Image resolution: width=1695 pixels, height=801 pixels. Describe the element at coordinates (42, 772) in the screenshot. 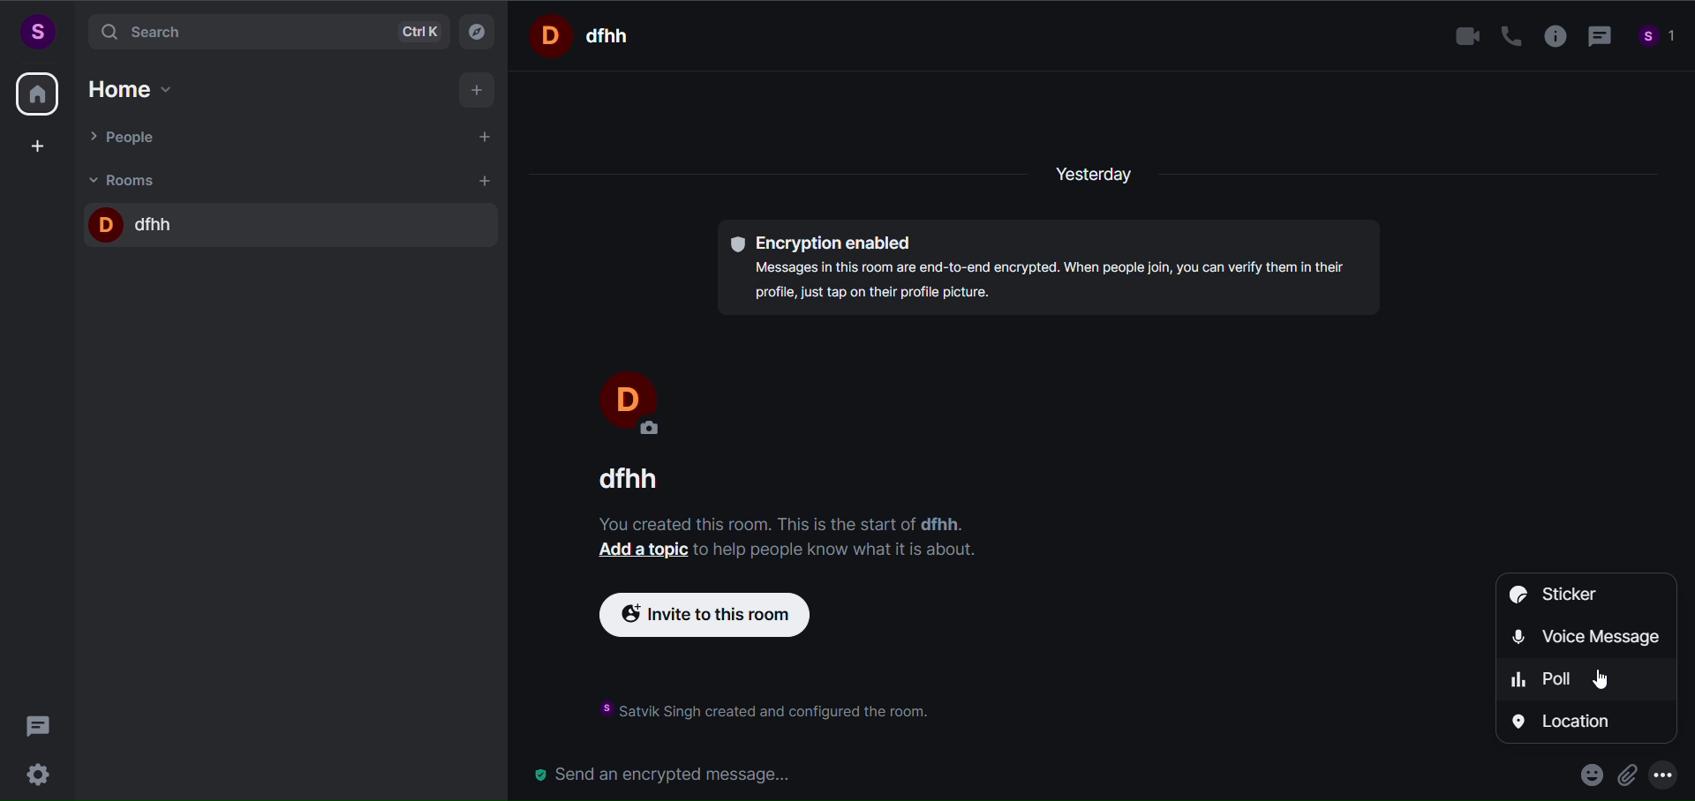

I see `settings` at that location.